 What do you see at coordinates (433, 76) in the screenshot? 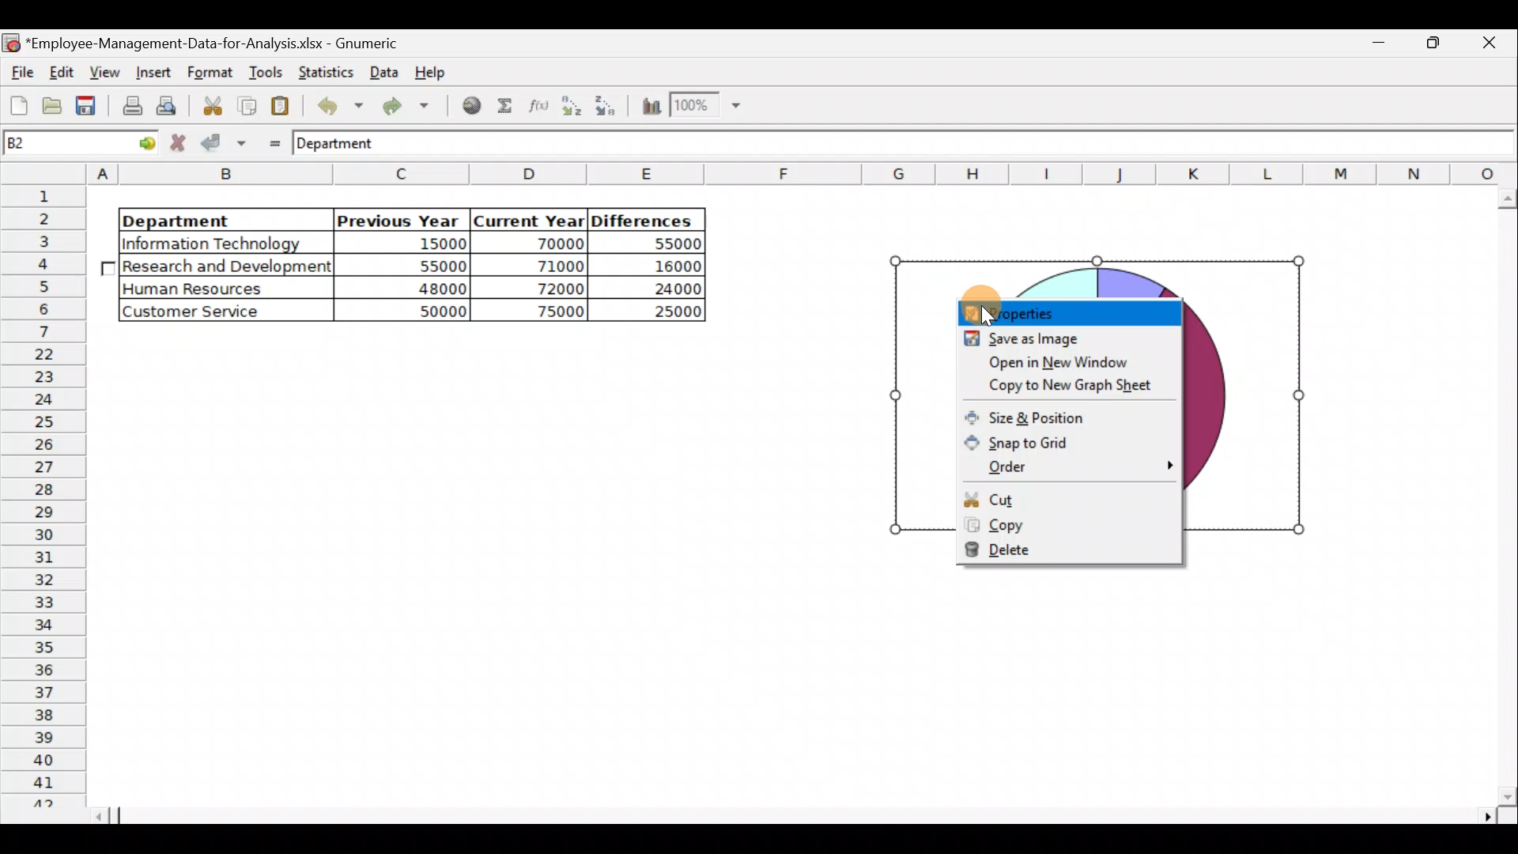
I see `Help` at bounding box center [433, 76].